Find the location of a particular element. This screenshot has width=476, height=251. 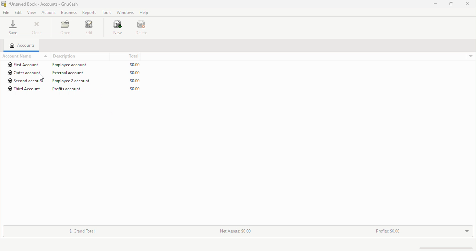

Grand total is located at coordinates (81, 230).